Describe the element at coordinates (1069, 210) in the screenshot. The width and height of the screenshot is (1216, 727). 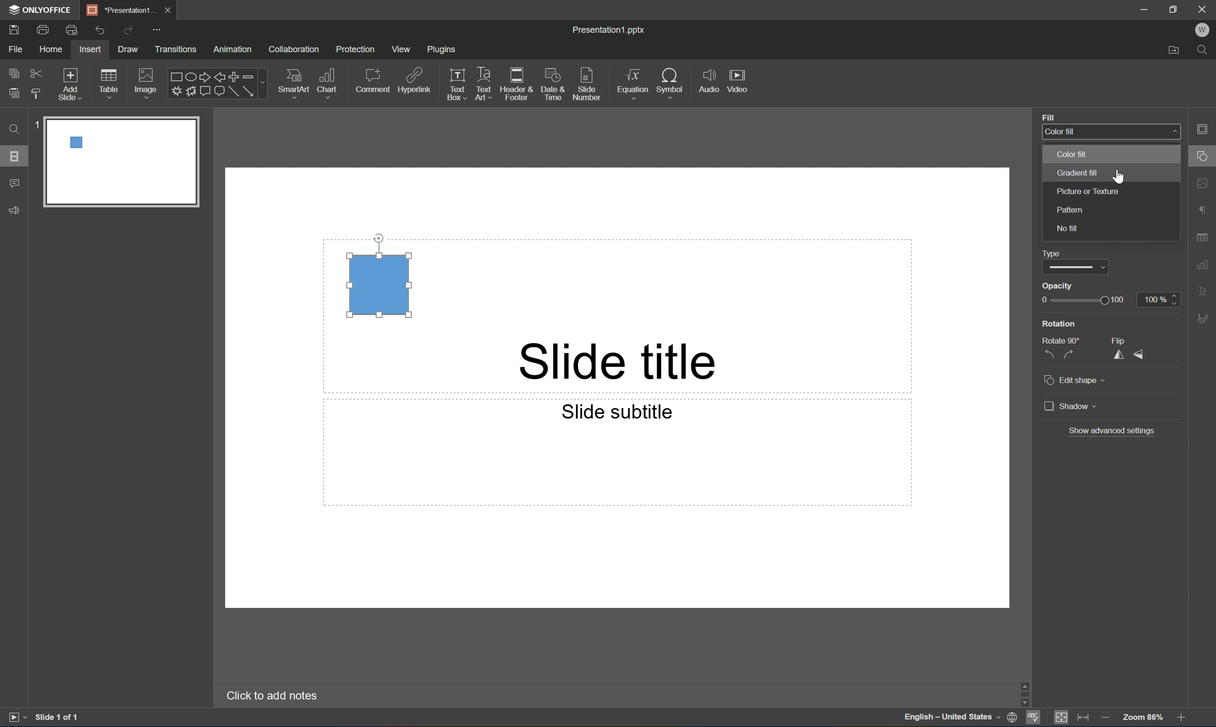
I see `Pattern` at that location.